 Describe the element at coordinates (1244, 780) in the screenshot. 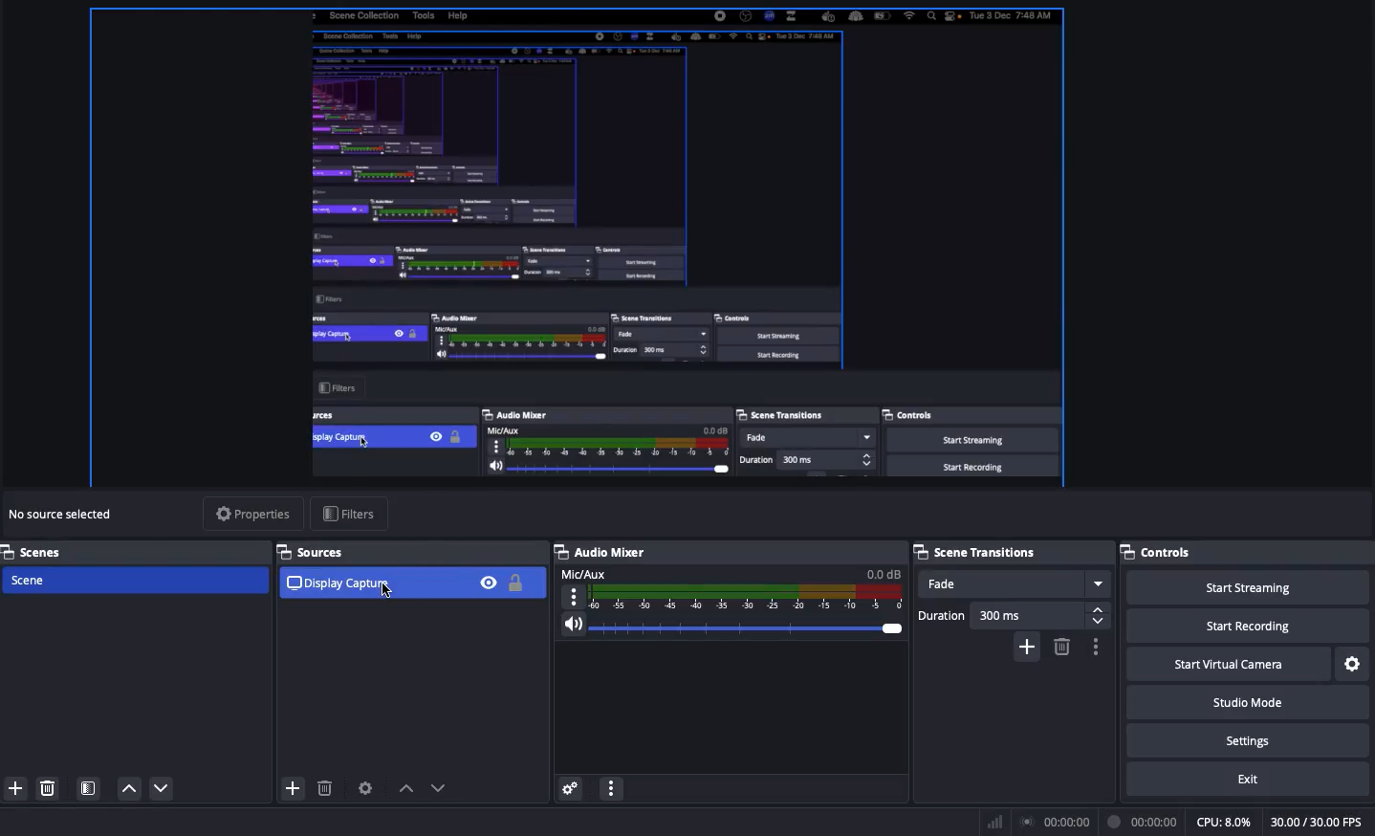

I see `Exit` at that location.